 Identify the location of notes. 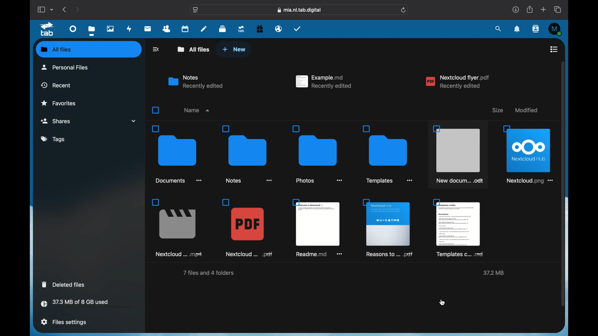
(196, 82).